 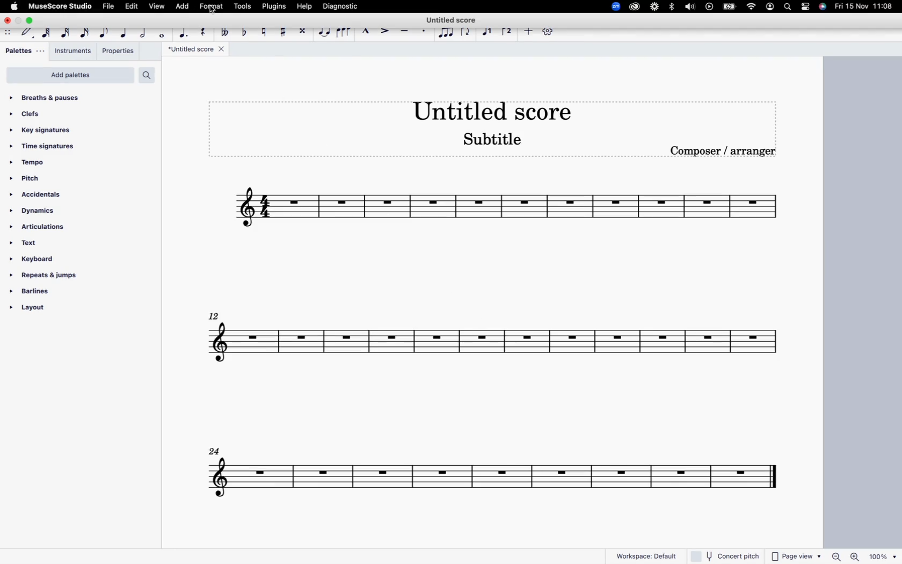 I want to click on cursor, so click(x=213, y=10).